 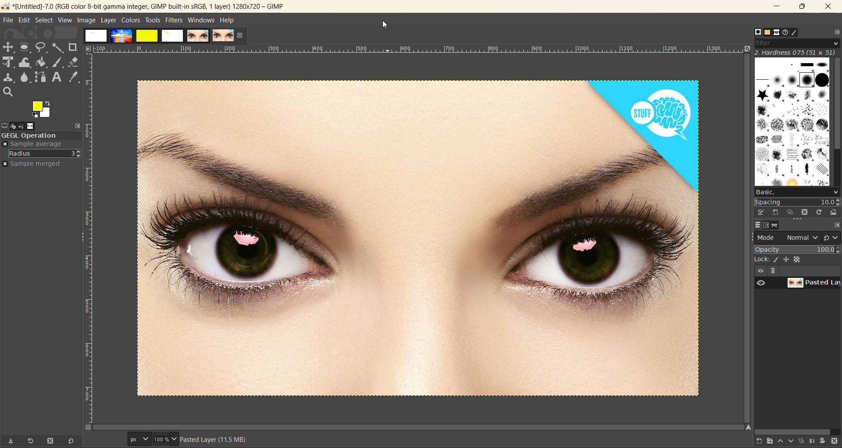 I want to click on fuzzy text, so click(x=58, y=48).